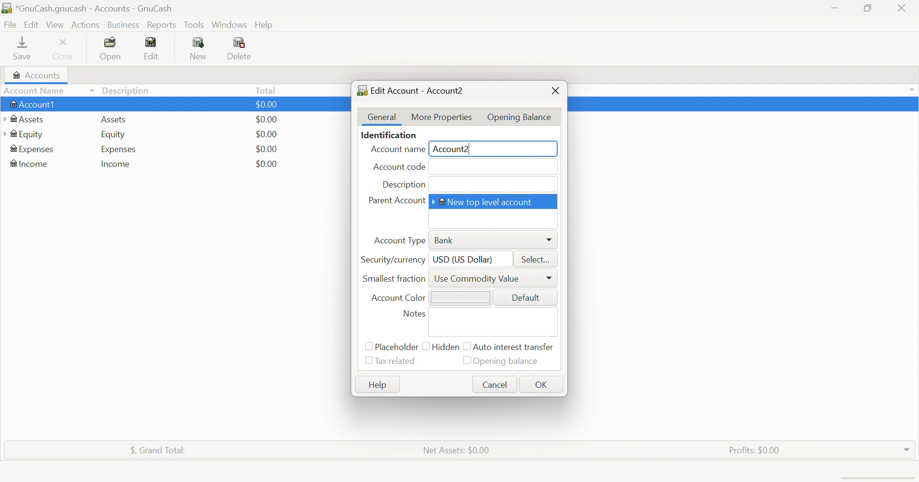 The height and width of the screenshot is (482, 919). What do you see at coordinates (550, 278) in the screenshot?
I see `More` at bounding box center [550, 278].